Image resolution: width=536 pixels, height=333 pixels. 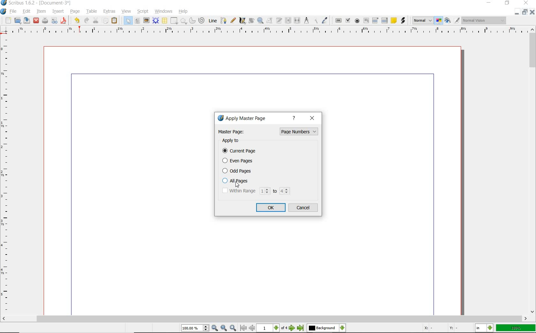 What do you see at coordinates (7, 175) in the screenshot?
I see `Vertical Margin` at bounding box center [7, 175].